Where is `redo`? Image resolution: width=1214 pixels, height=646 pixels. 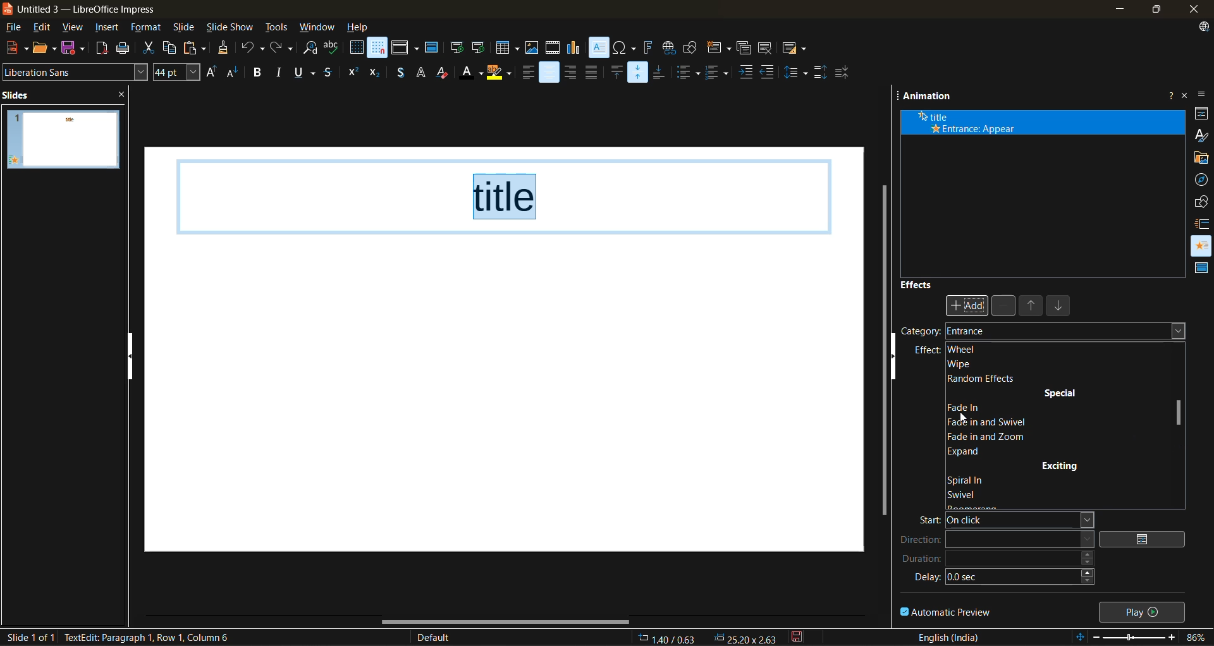 redo is located at coordinates (280, 47).